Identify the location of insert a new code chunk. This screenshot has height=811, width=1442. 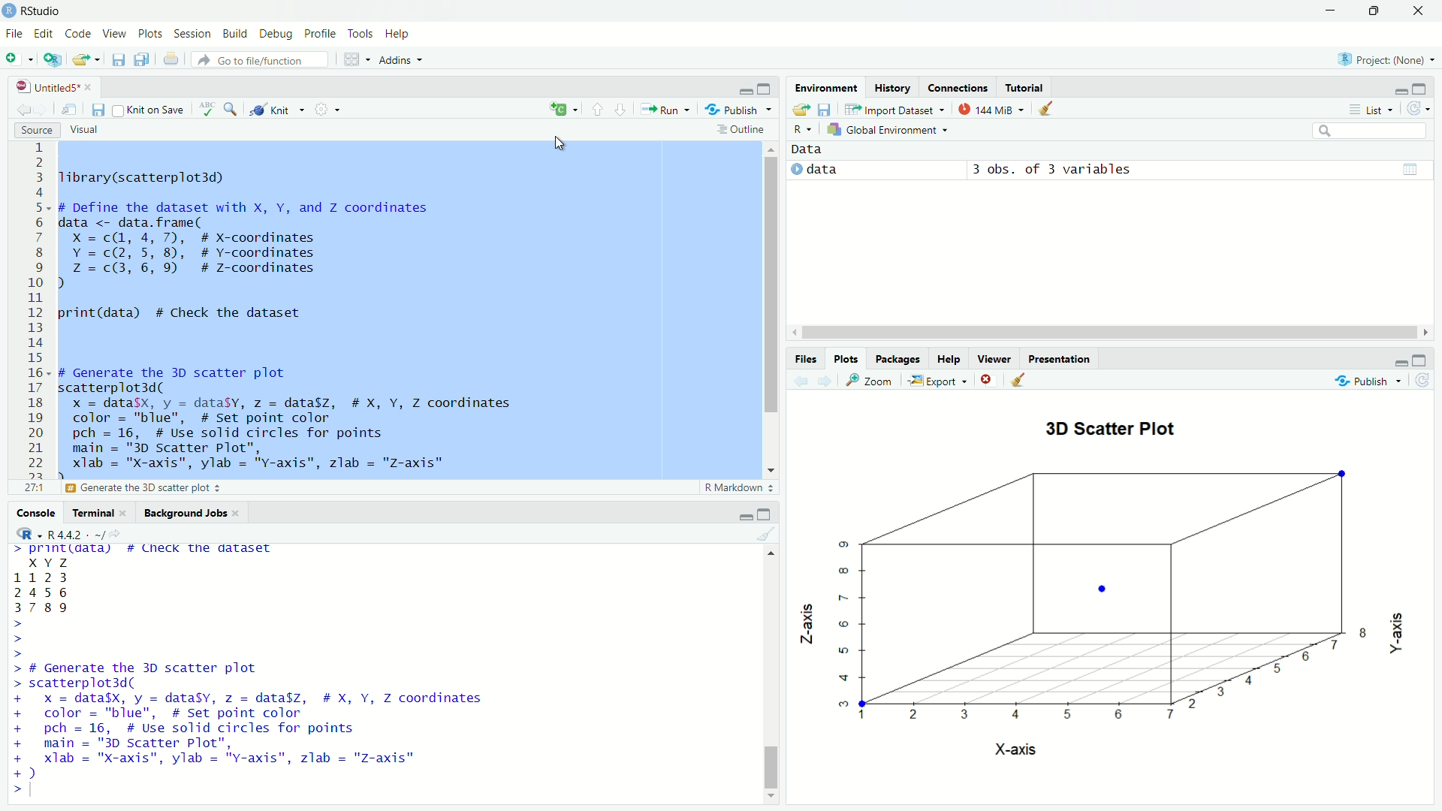
(566, 110).